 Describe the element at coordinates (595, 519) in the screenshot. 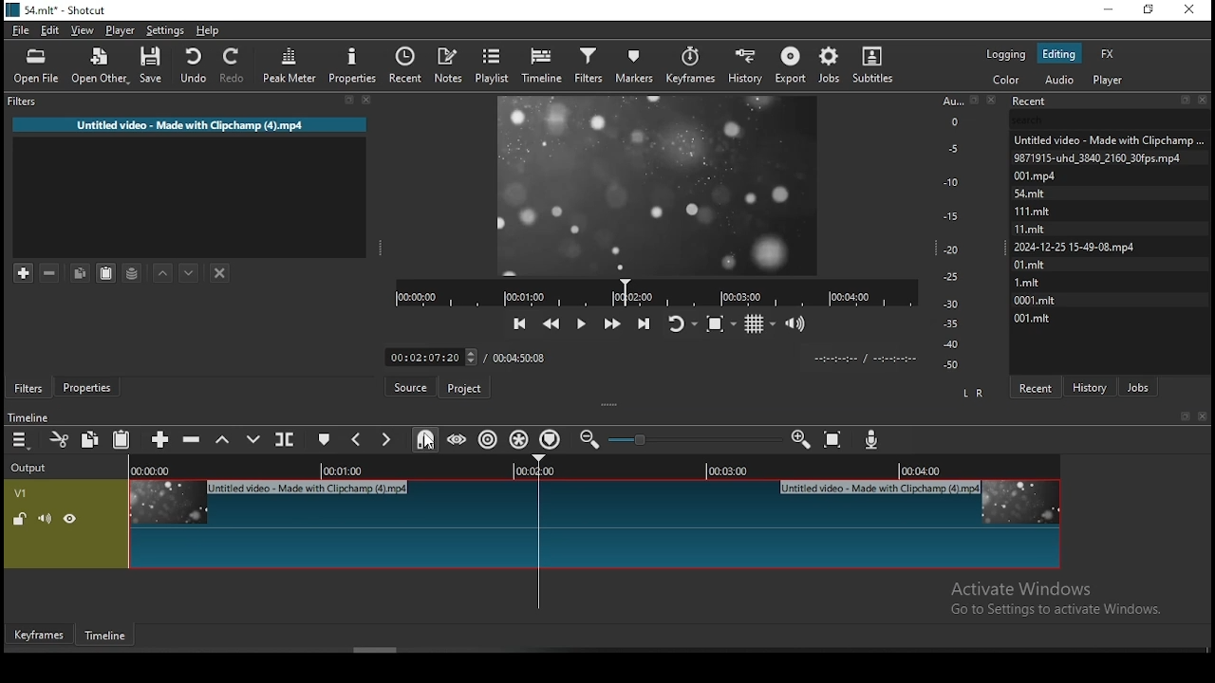

I see `video track` at that location.